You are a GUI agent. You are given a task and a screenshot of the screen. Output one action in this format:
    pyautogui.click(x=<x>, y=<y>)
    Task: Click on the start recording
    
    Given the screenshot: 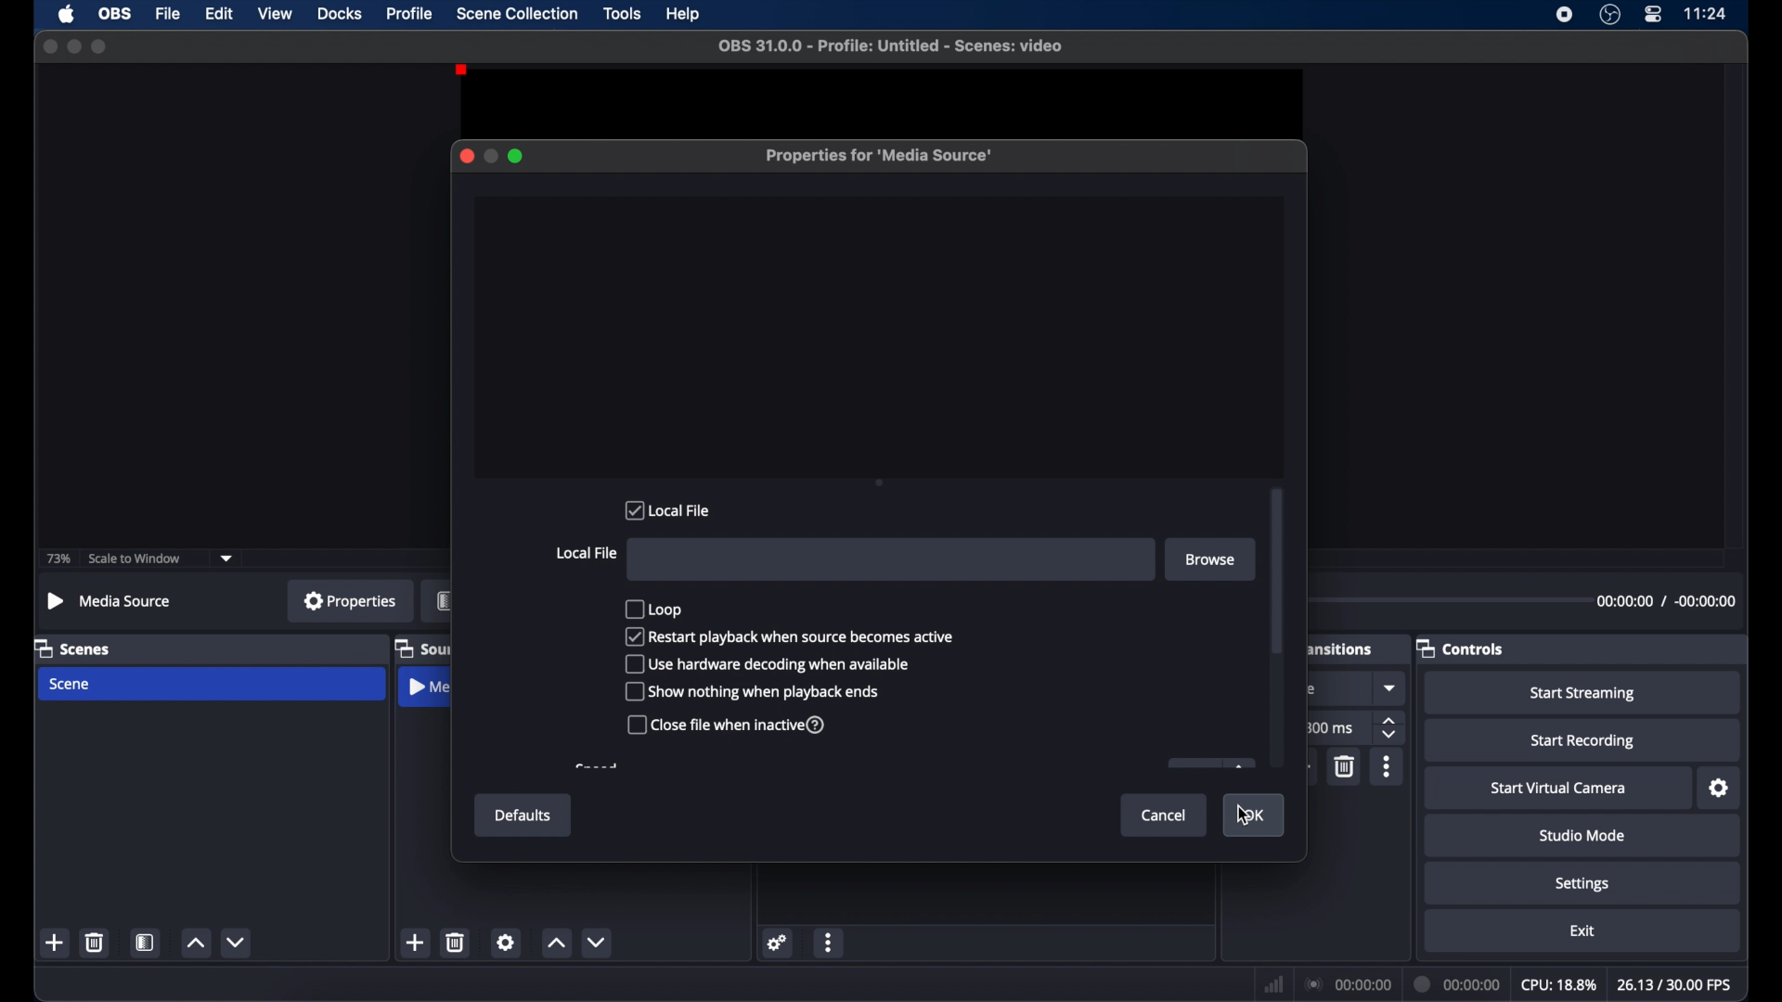 What is the action you would take?
    pyautogui.click(x=1582, y=741)
    